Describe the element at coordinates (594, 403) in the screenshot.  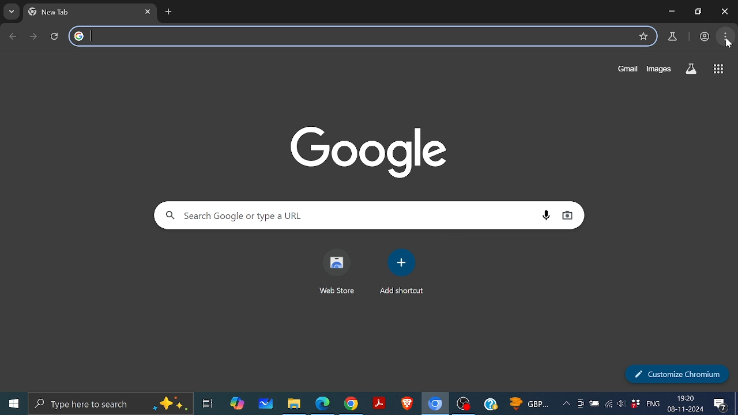
I see `Battery` at that location.